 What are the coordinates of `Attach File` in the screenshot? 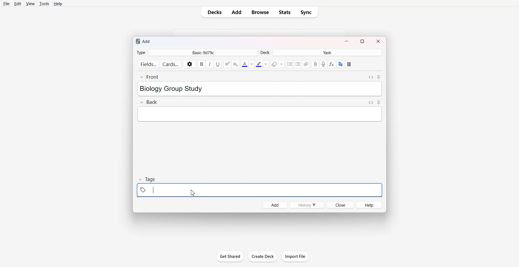 It's located at (316, 64).